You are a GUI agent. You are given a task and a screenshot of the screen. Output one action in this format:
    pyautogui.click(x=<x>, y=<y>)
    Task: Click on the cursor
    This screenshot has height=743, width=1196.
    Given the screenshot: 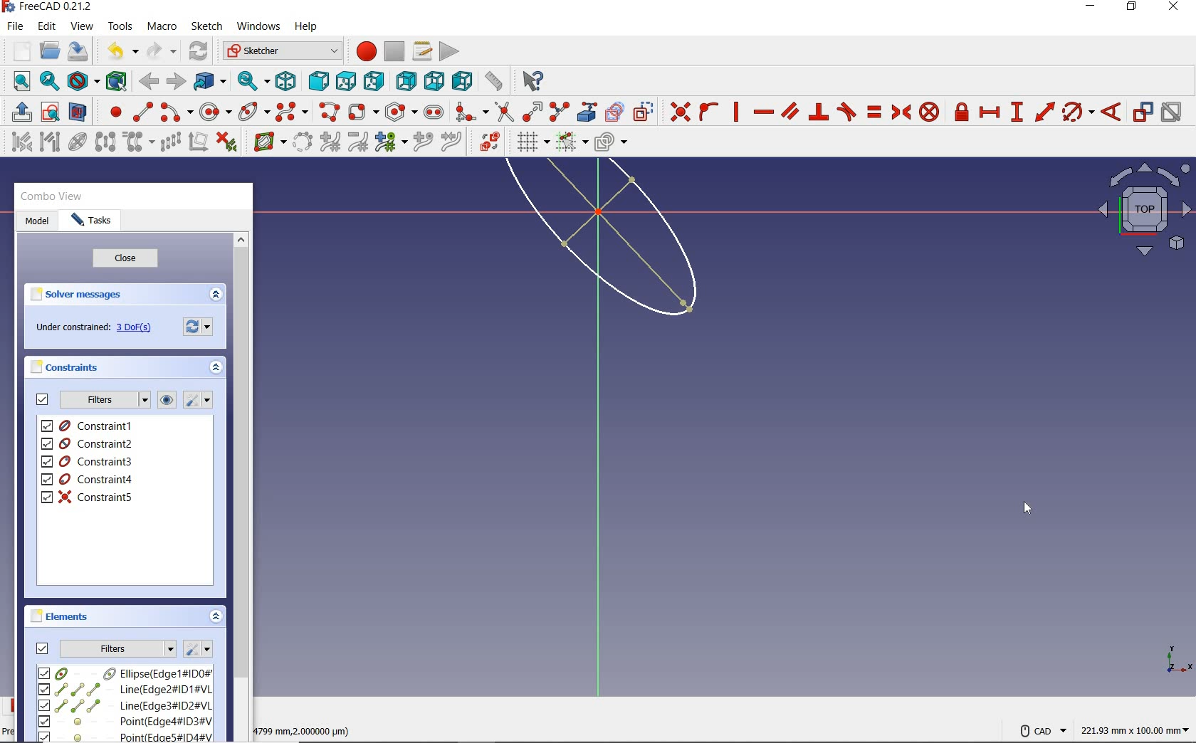 What is the action you would take?
    pyautogui.click(x=1027, y=507)
    